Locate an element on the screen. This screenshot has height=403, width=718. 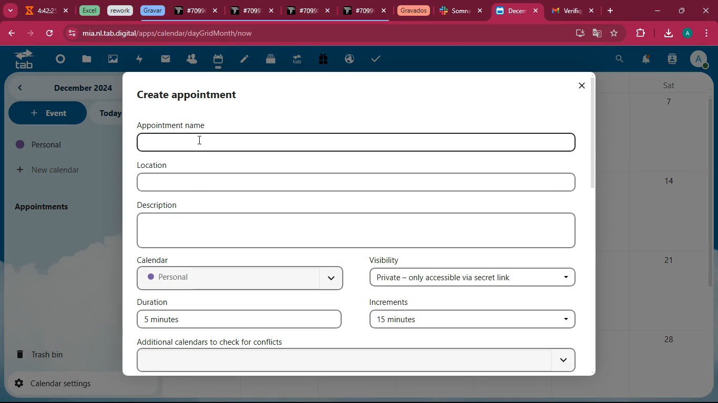
image is located at coordinates (114, 60).